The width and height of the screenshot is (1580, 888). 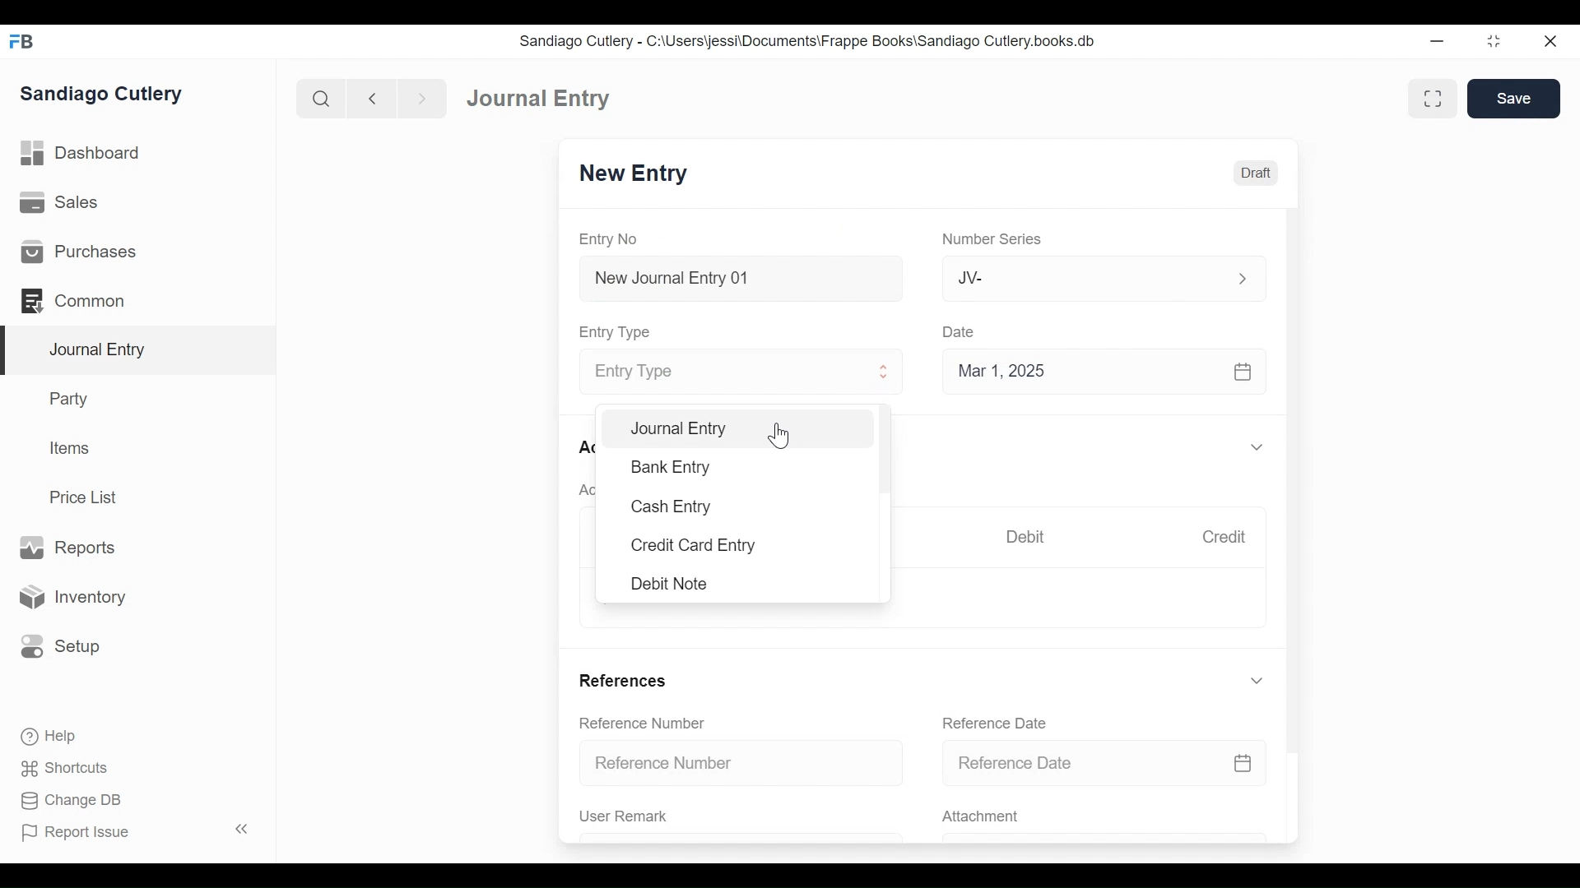 What do you see at coordinates (679, 506) in the screenshot?
I see `Cash Entry` at bounding box center [679, 506].